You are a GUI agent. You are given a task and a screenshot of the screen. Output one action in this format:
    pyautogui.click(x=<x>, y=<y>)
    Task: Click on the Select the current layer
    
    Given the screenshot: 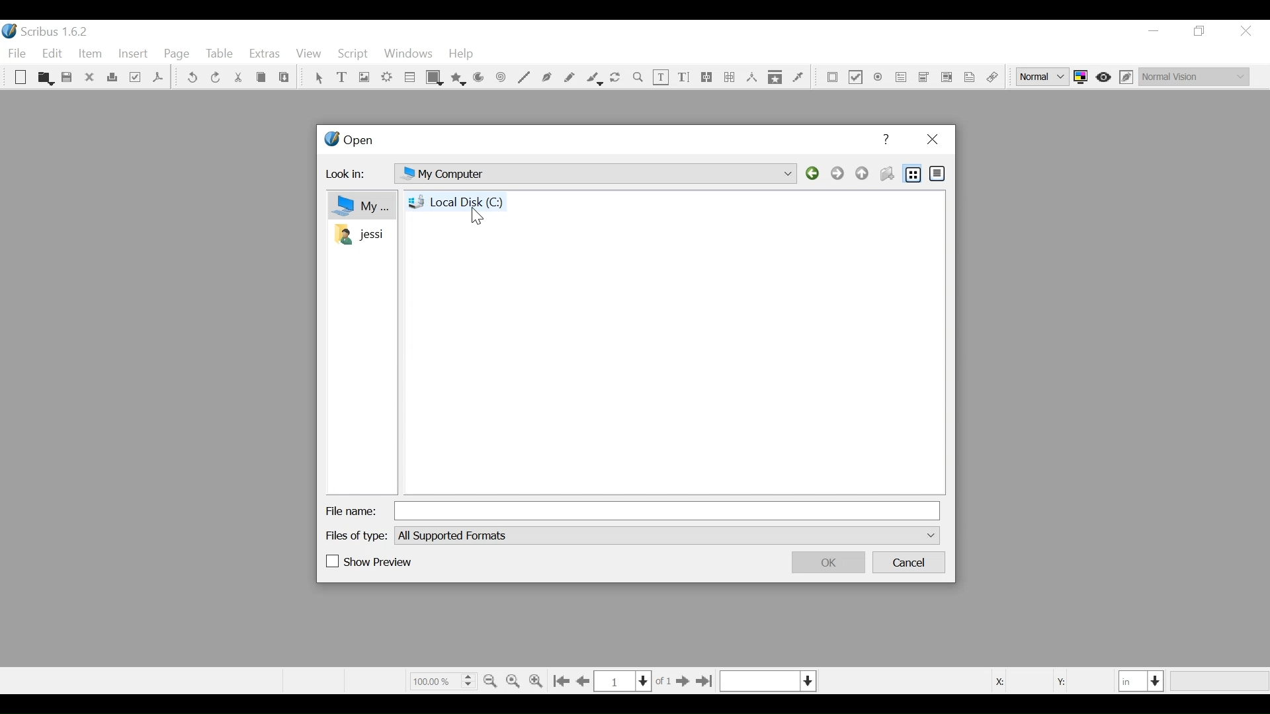 What is the action you would take?
    pyautogui.click(x=768, y=681)
    